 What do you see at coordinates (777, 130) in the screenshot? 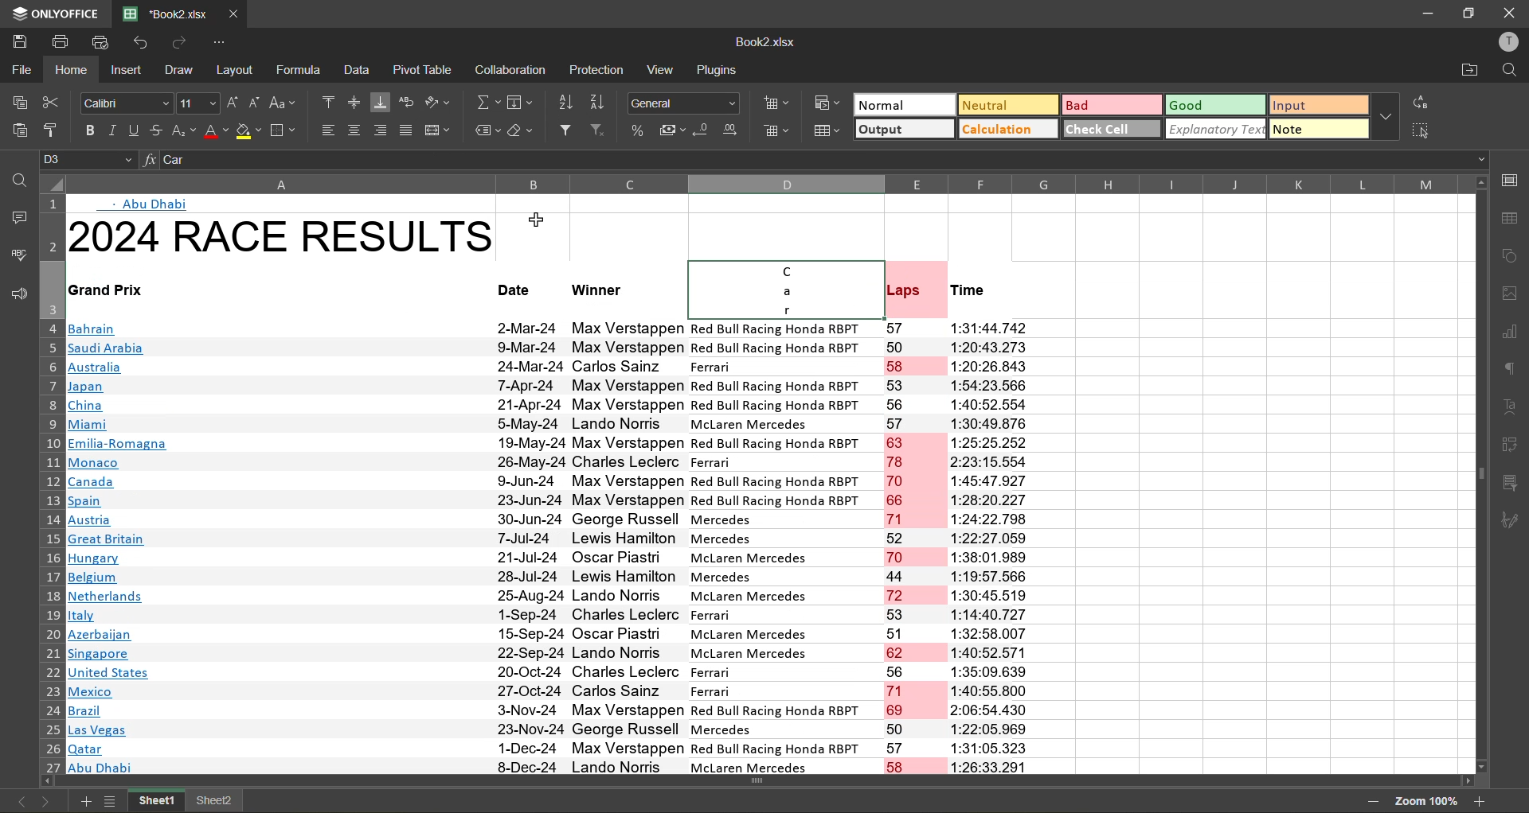
I see `delete cells` at bounding box center [777, 130].